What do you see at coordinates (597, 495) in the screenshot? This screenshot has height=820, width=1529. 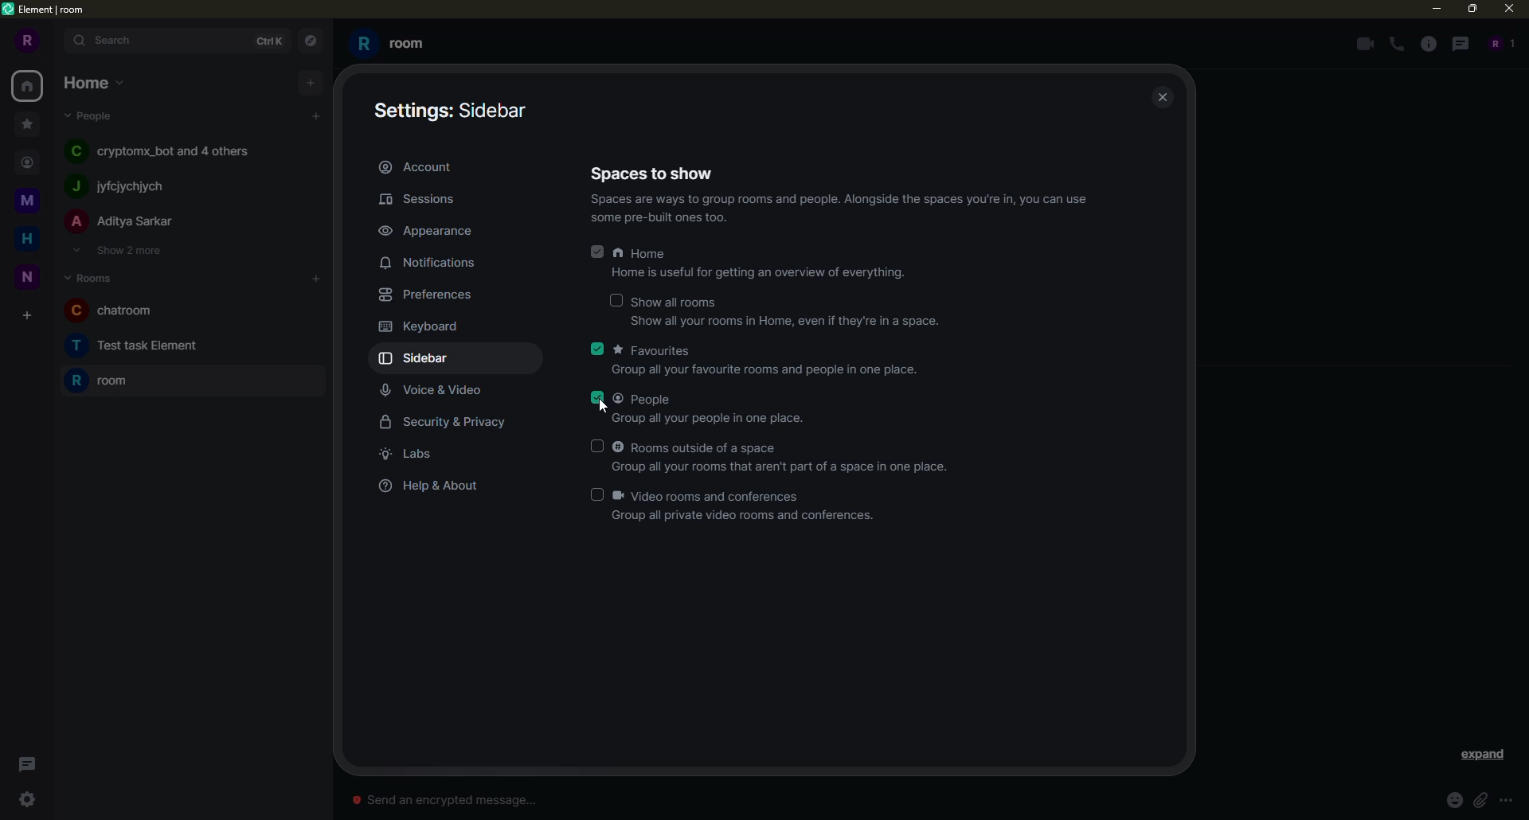 I see `select` at bounding box center [597, 495].